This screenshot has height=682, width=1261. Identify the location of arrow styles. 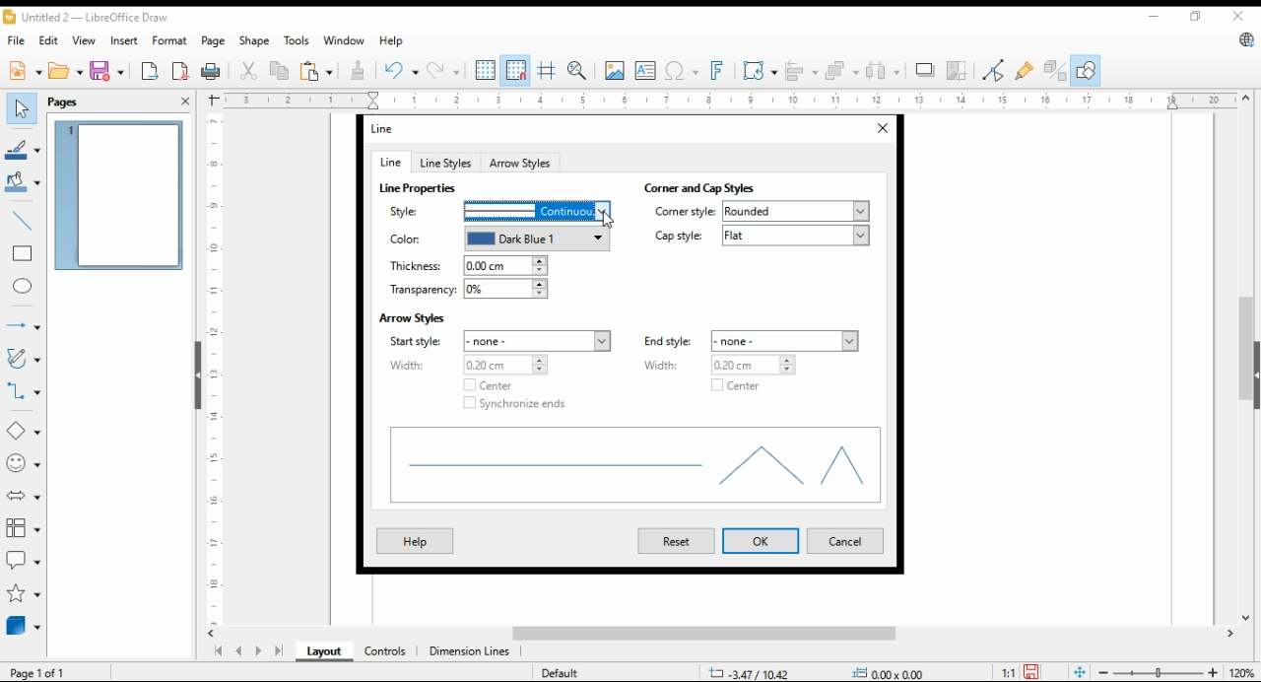
(521, 162).